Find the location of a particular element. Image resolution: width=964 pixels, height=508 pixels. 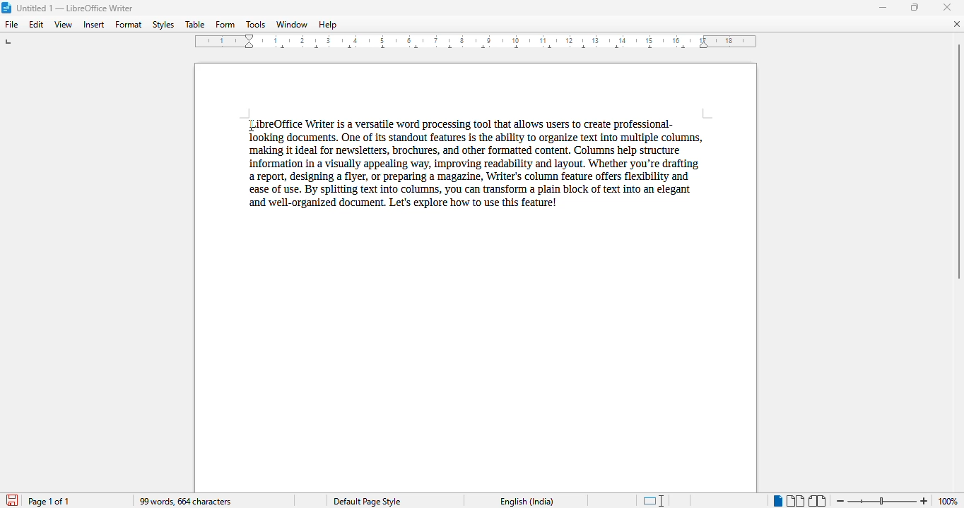

vertical scroll bar is located at coordinates (959, 161).